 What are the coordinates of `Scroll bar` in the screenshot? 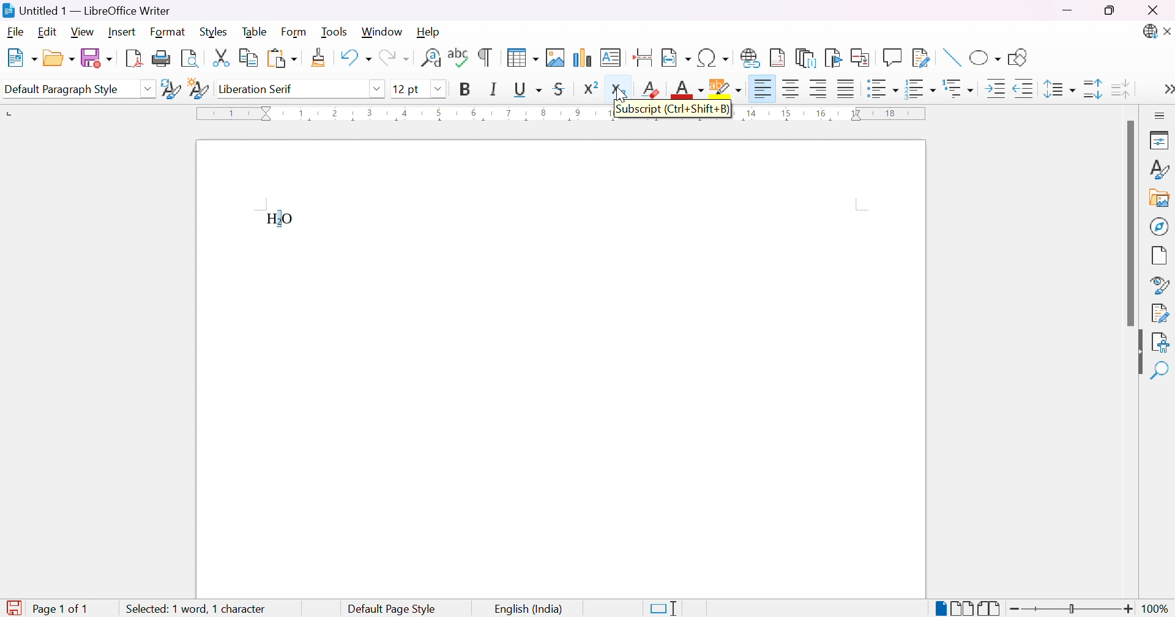 It's located at (1129, 224).